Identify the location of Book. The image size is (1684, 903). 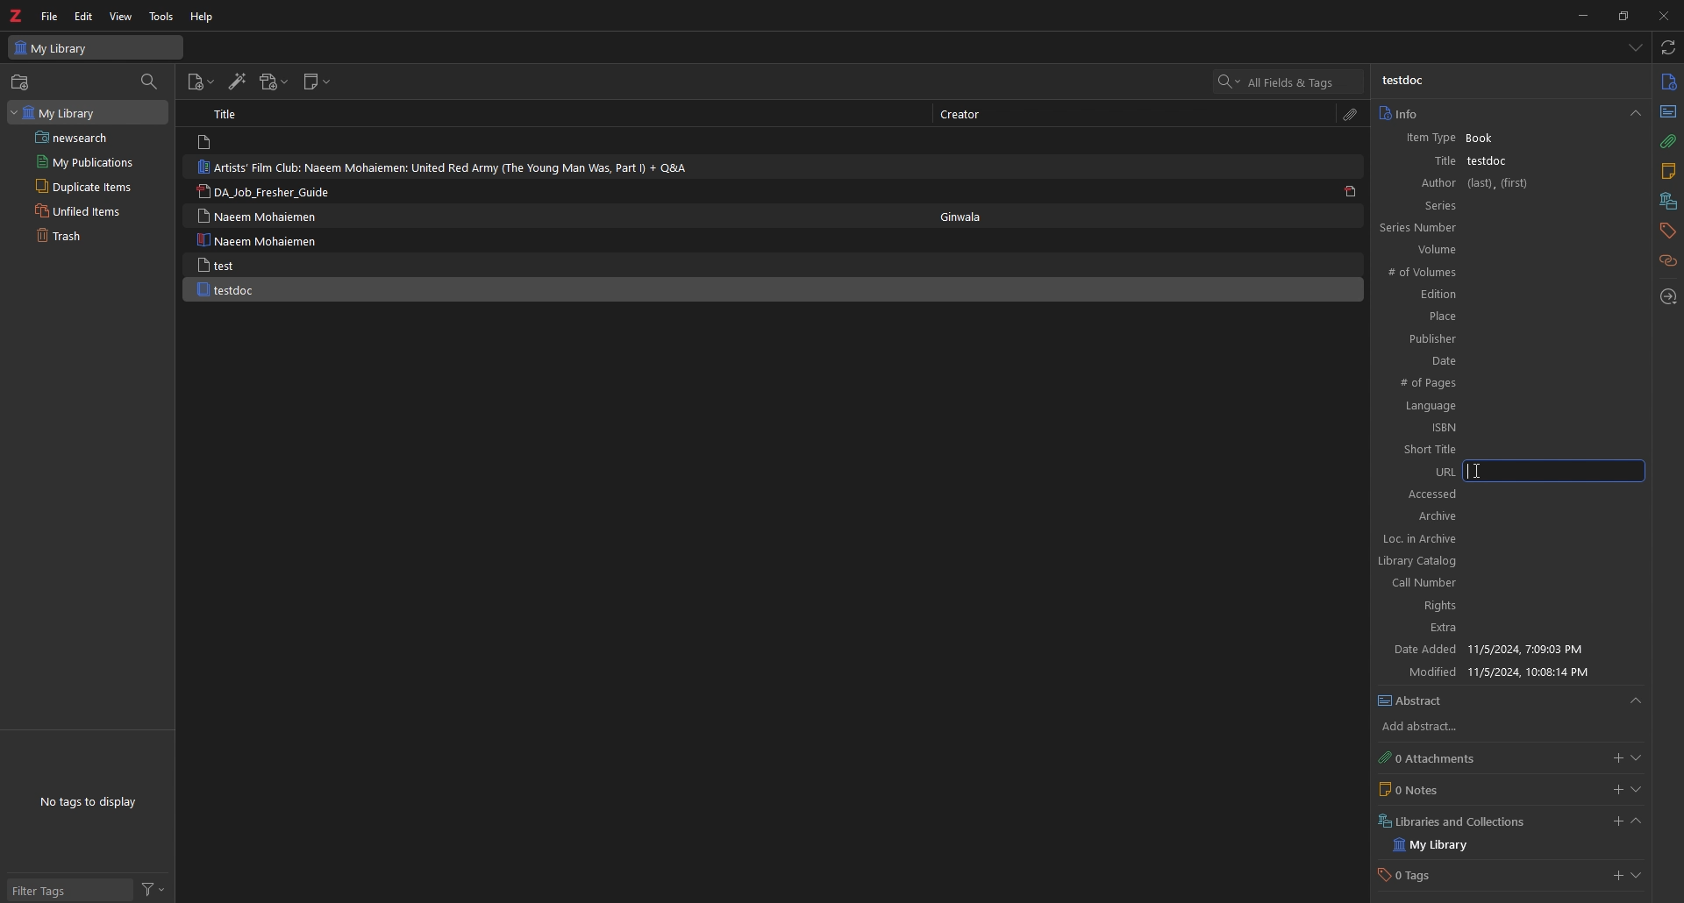
(1484, 138).